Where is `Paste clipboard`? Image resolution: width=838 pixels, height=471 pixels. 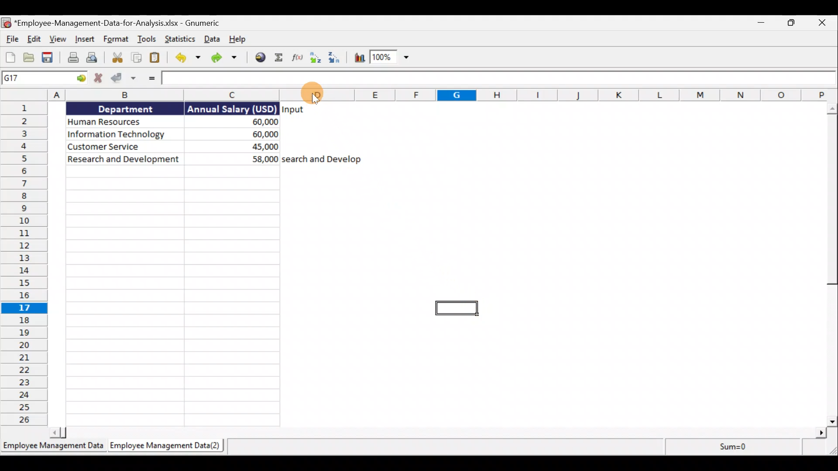 Paste clipboard is located at coordinates (158, 57).